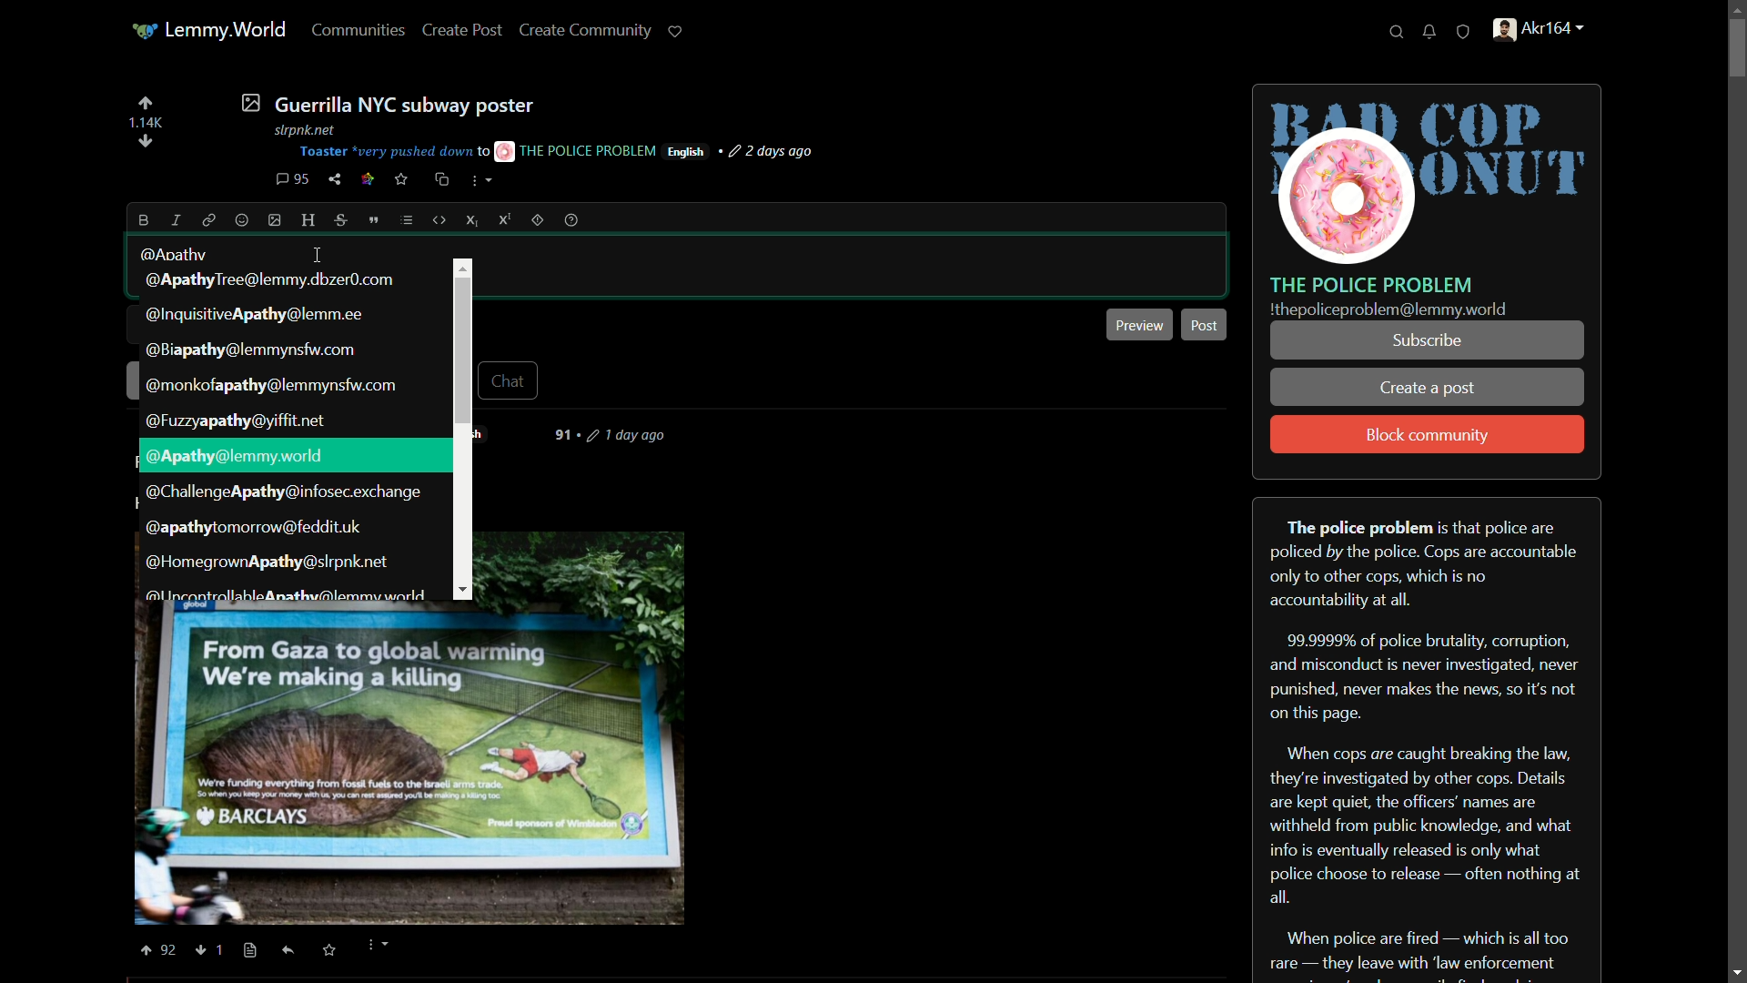 The height and width of the screenshot is (983, 1747). I want to click on code, so click(440, 220).